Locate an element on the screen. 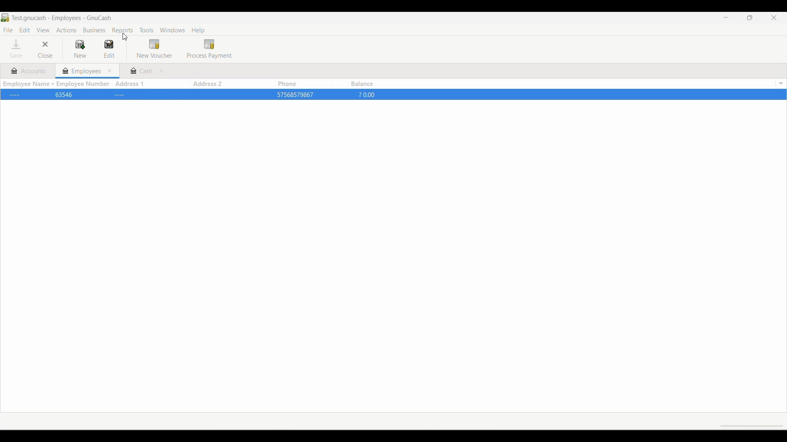 The height and width of the screenshot is (442, 787). Phone column is located at coordinates (303, 84).